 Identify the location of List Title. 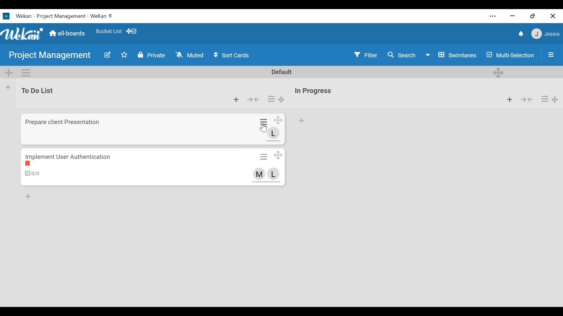
(314, 91).